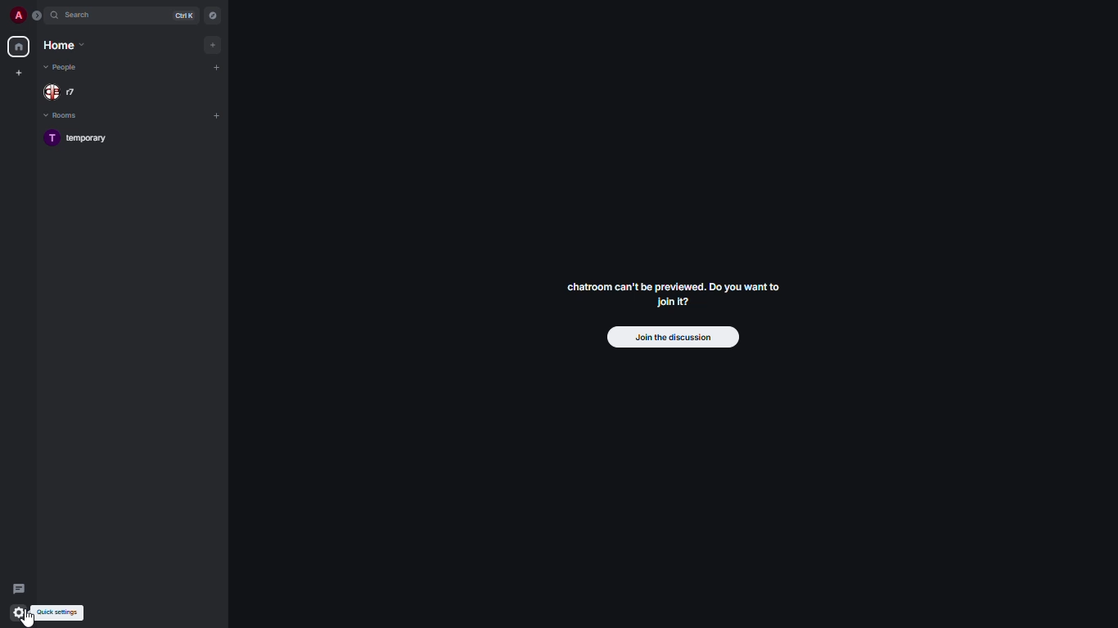 The width and height of the screenshot is (1118, 628). I want to click on quick settings, so click(61, 613).